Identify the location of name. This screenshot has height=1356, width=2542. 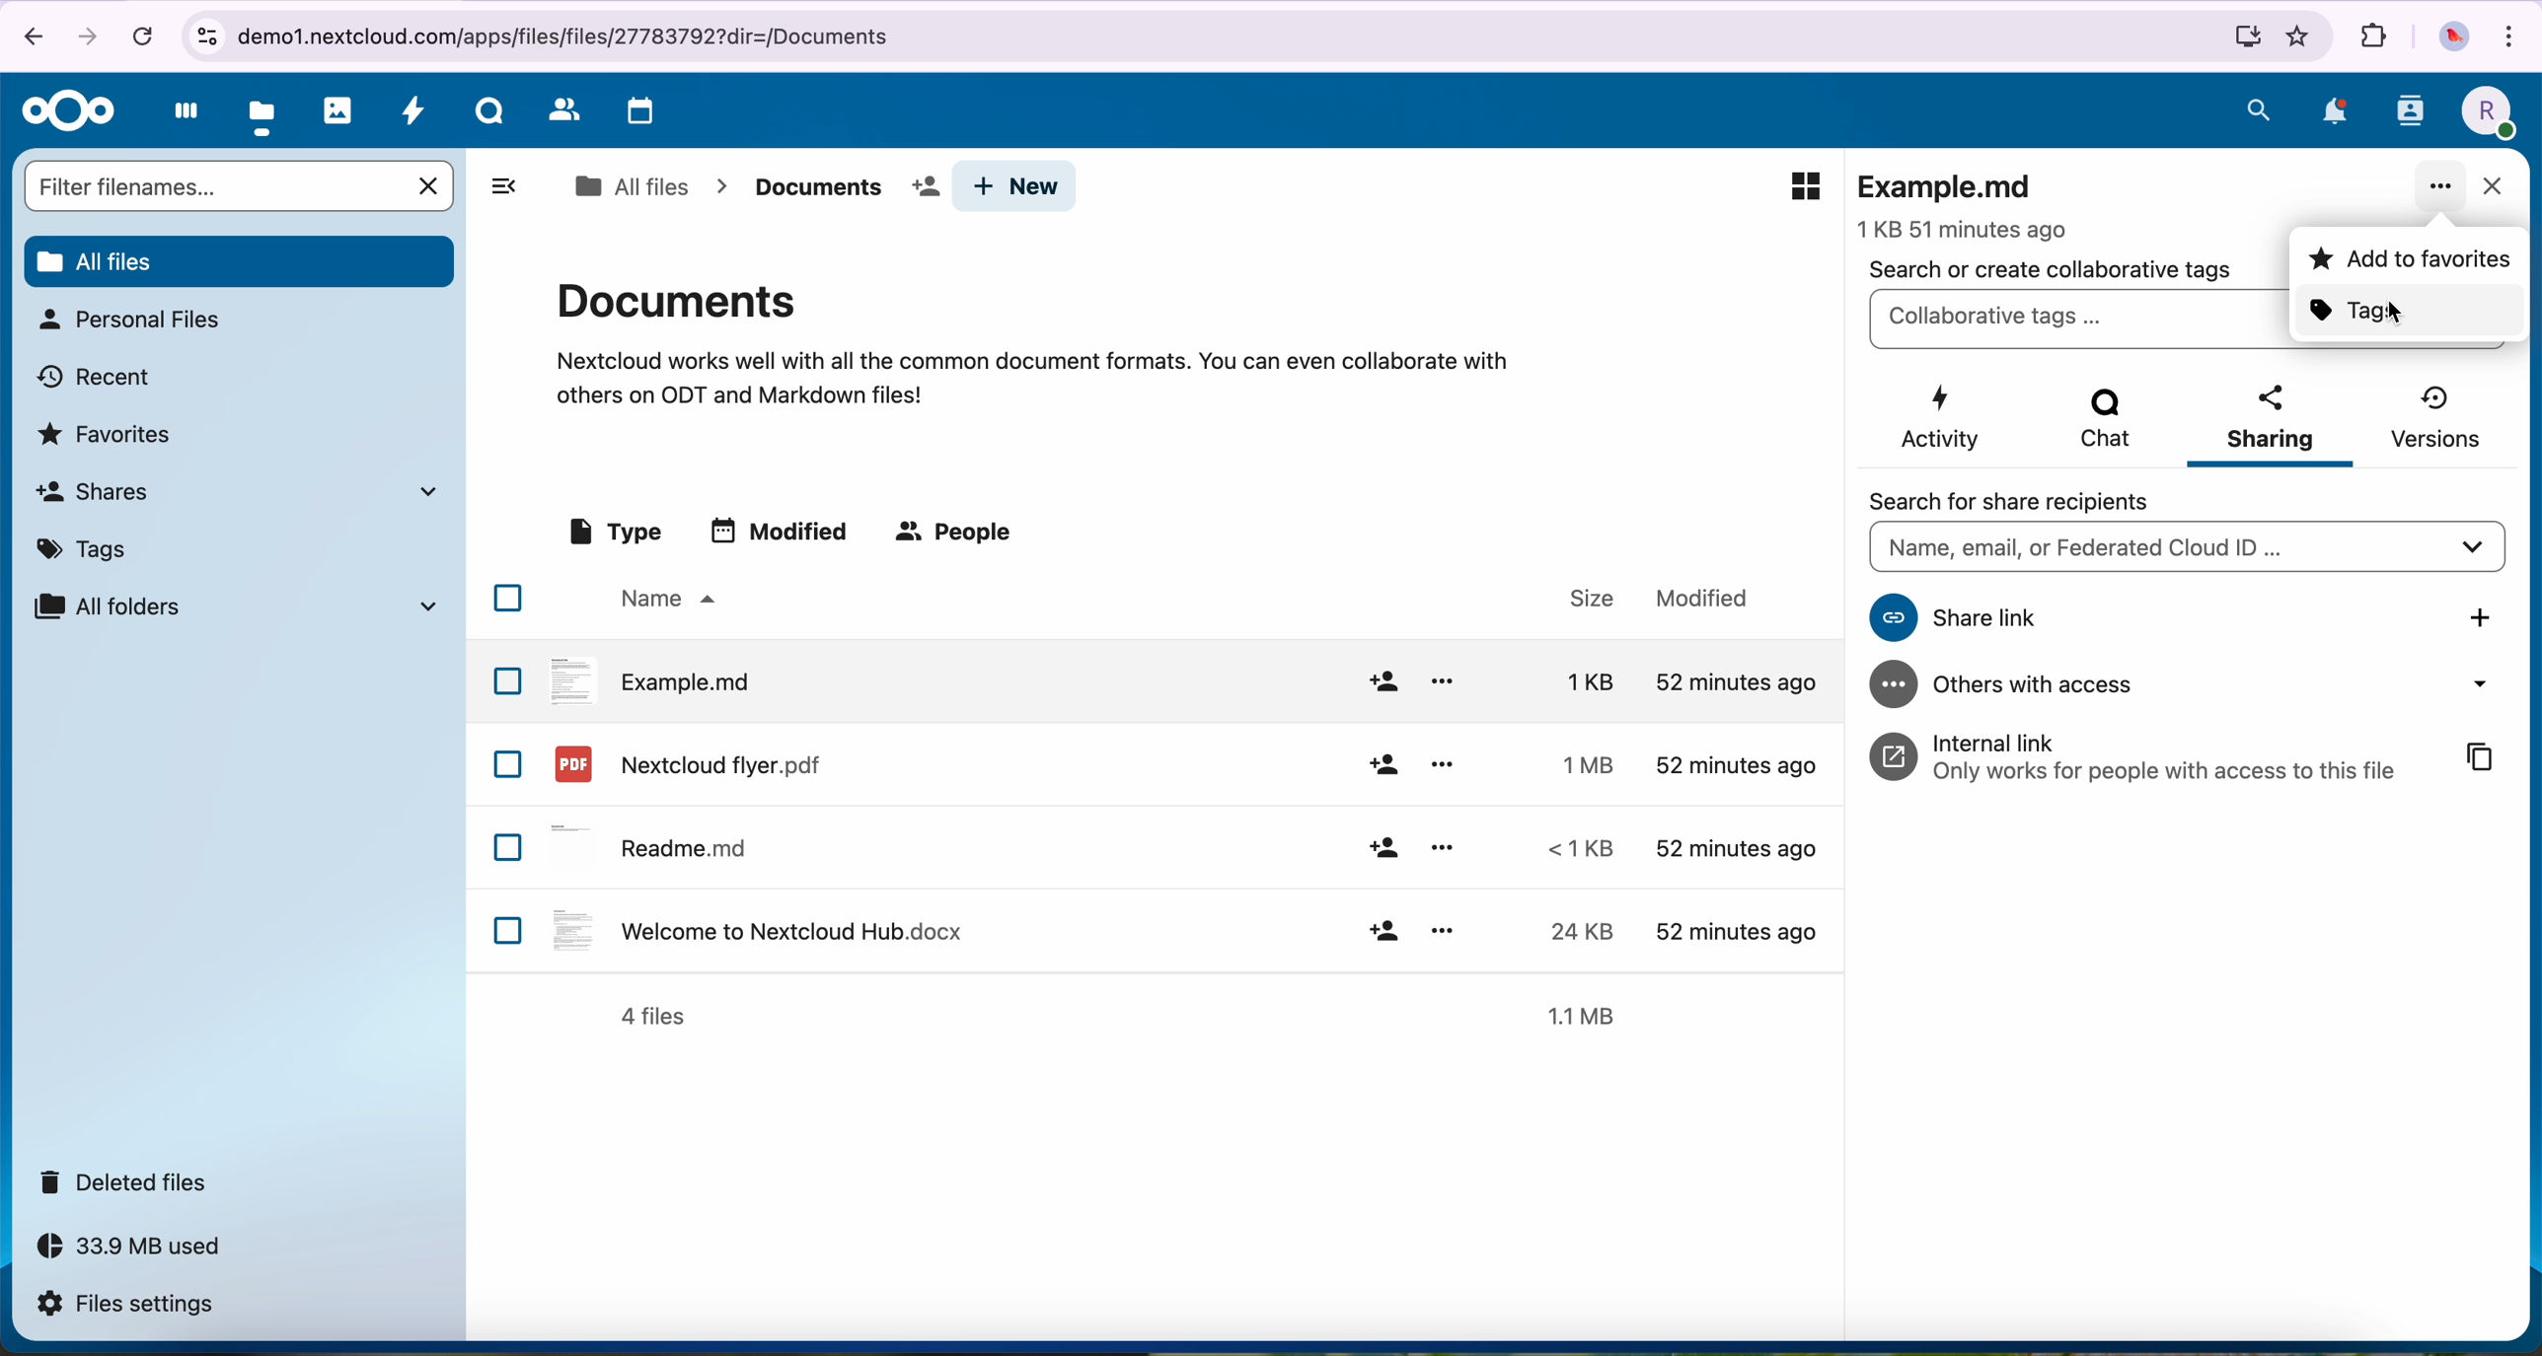
(664, 600).